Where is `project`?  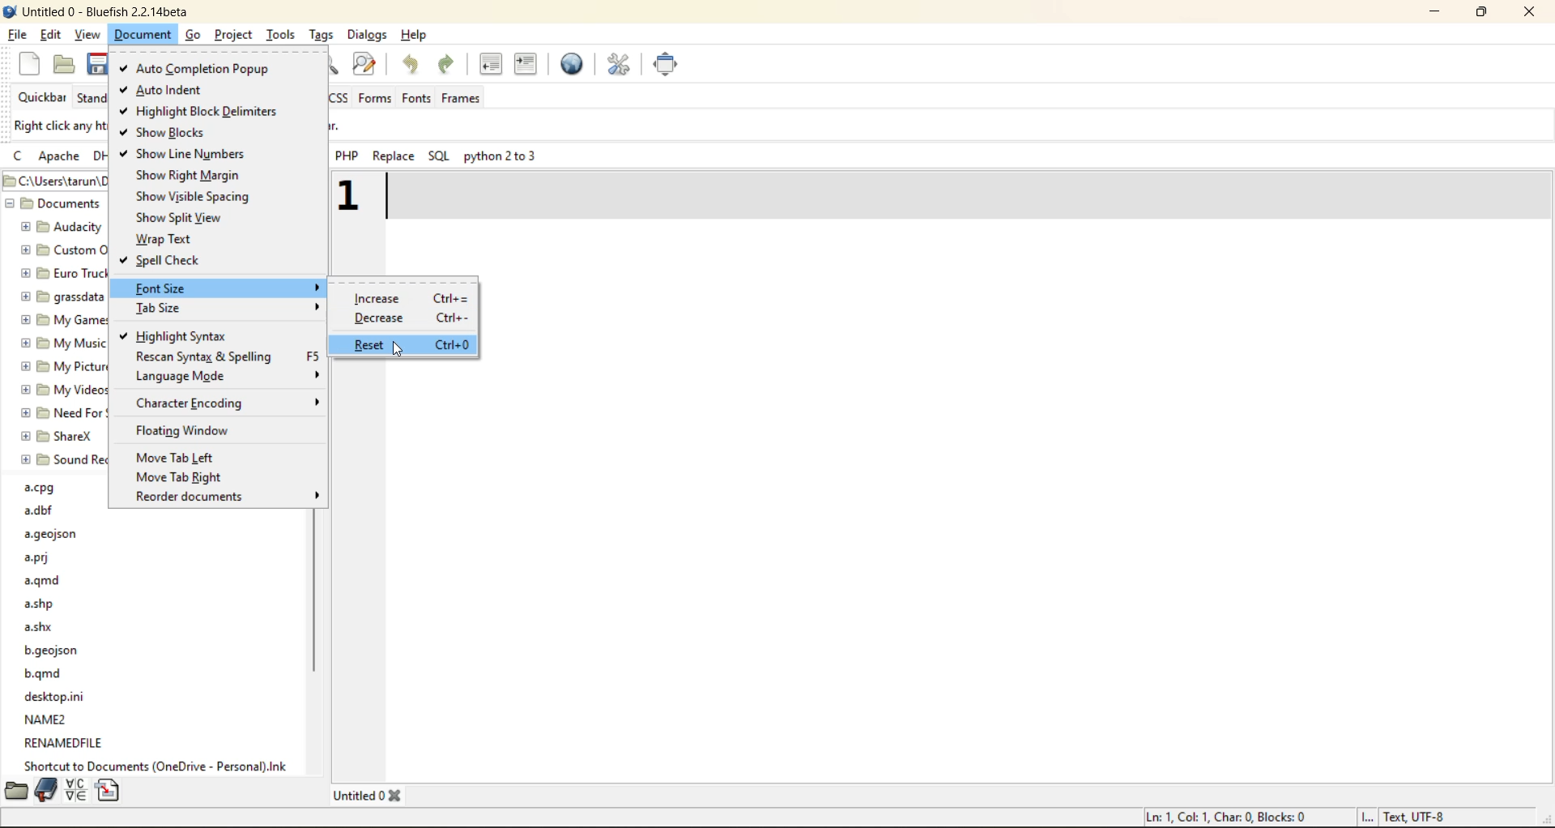
project is located at coordinates (236, 34).